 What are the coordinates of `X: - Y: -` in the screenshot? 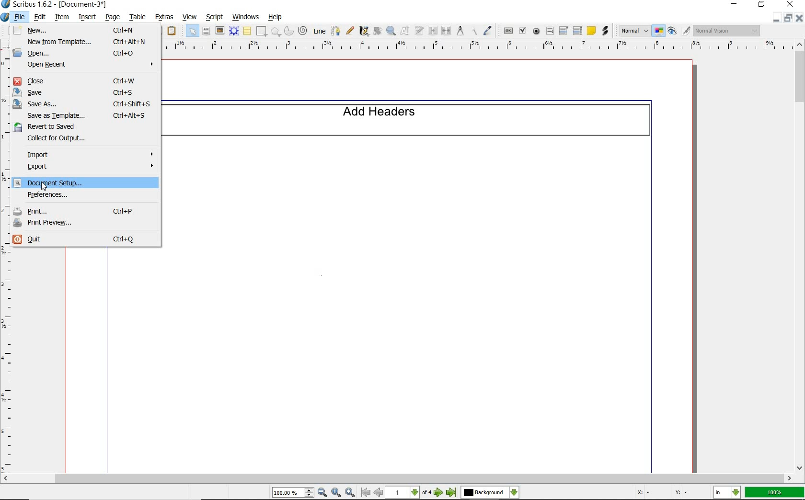 It's located at (660, 492).